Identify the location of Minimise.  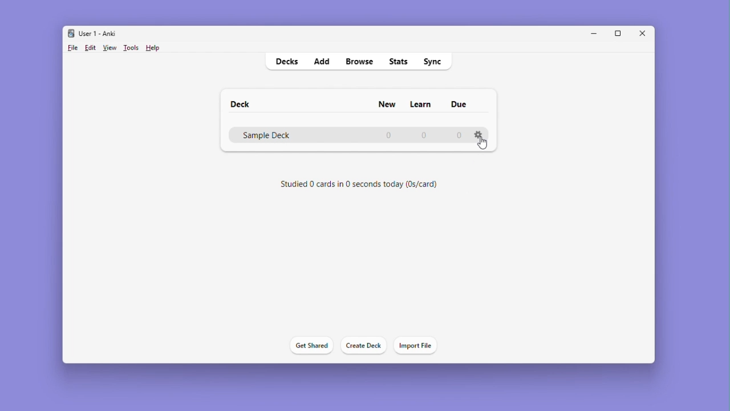
(594, 33).